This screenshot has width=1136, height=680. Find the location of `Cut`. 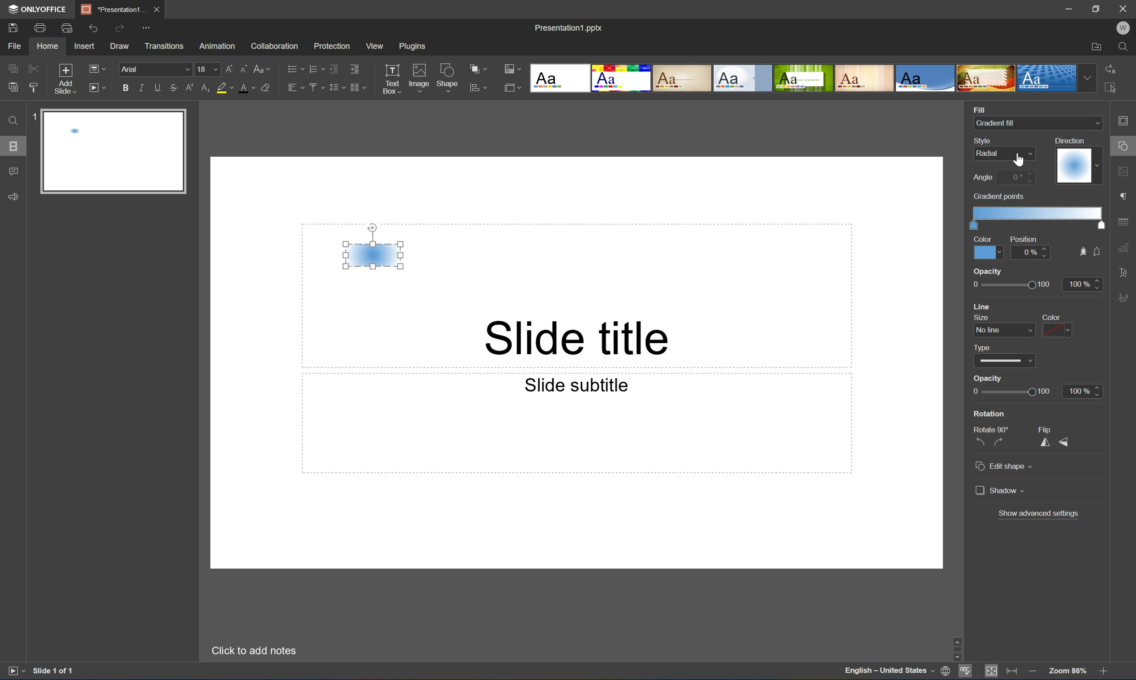

Cut is located at coordinates (33, 68).